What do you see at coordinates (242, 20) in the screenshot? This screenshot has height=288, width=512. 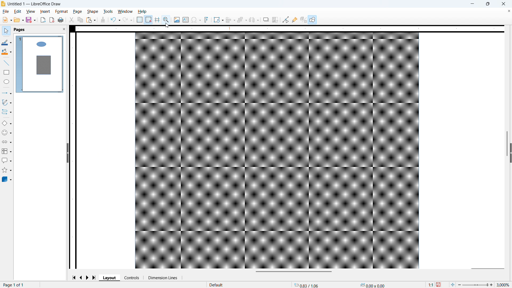 I see `Arrange ` at bounding box center [242, 20].